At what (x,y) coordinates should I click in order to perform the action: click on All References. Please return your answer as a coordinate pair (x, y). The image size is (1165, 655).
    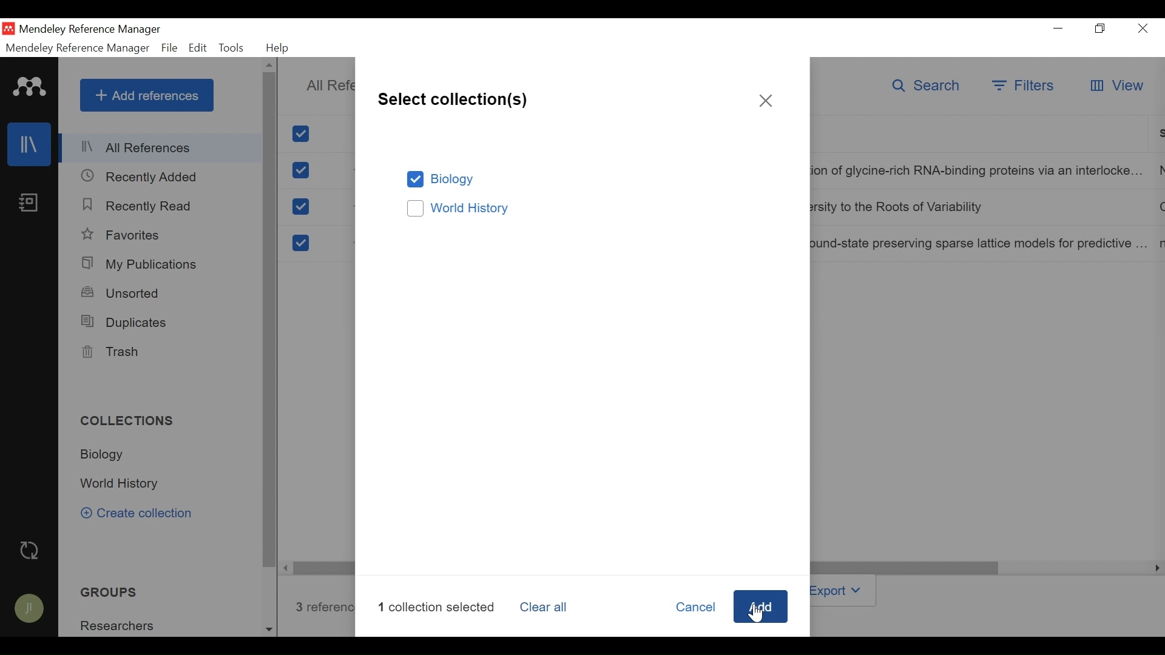
    Looking at the image, I should click on (161, 150).